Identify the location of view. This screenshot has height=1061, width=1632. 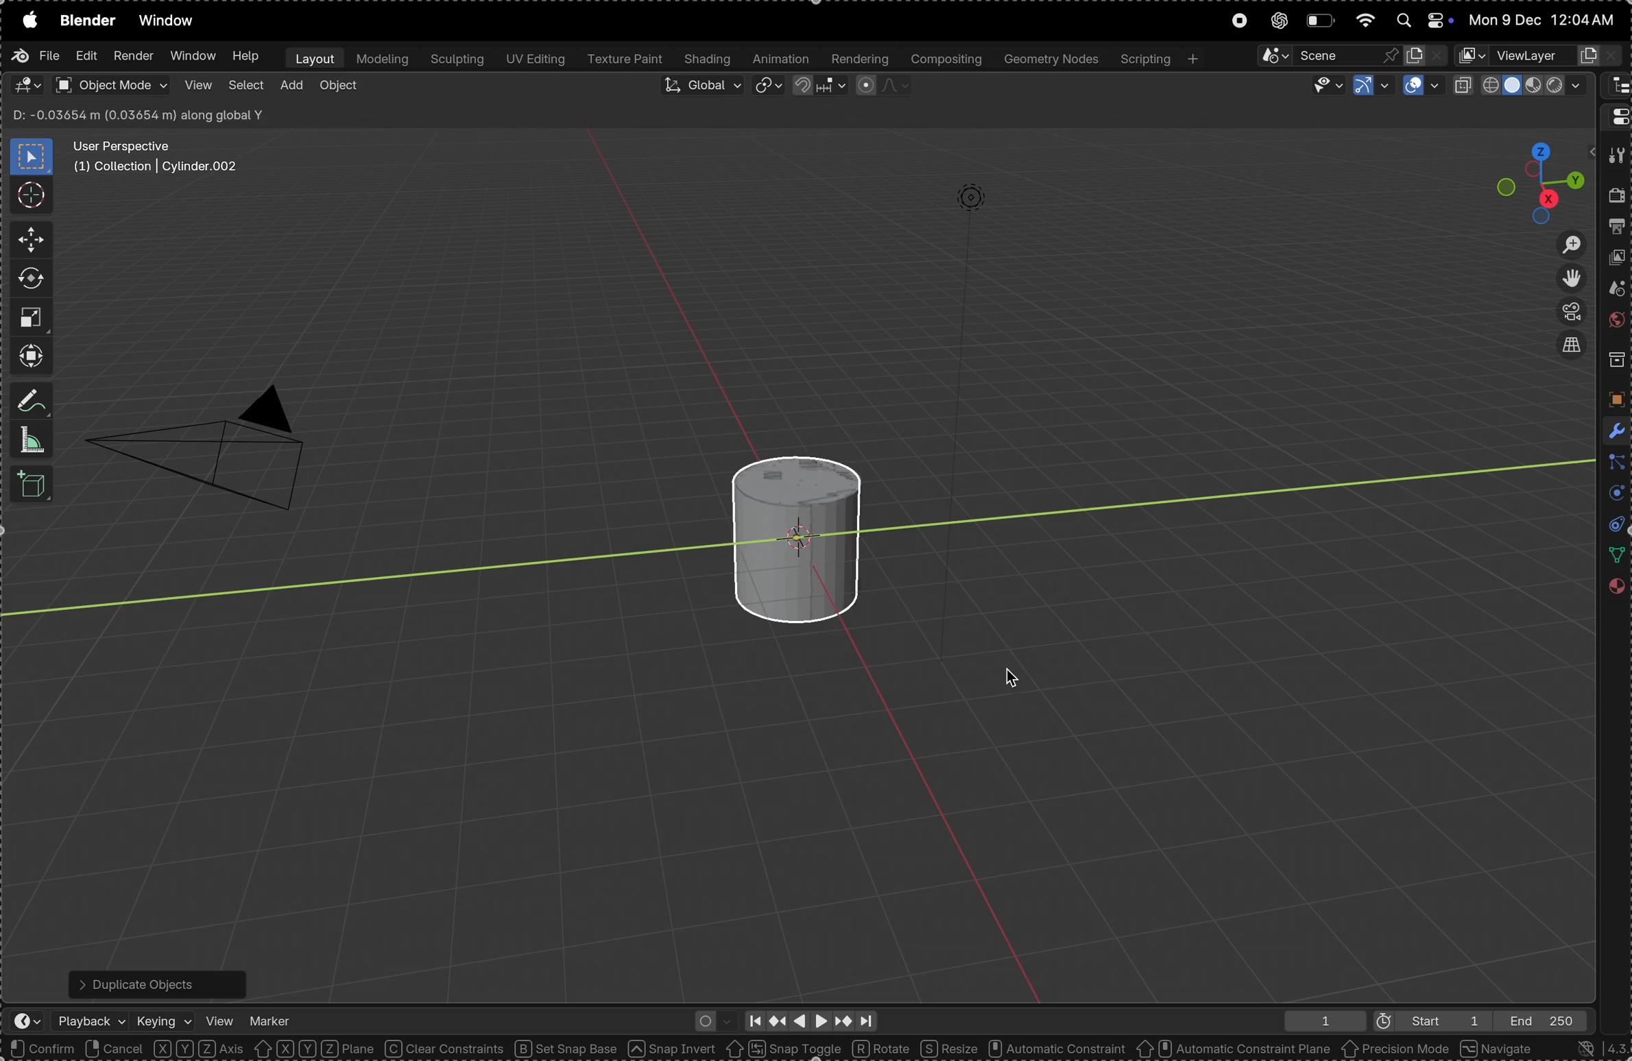
(219, 1019).